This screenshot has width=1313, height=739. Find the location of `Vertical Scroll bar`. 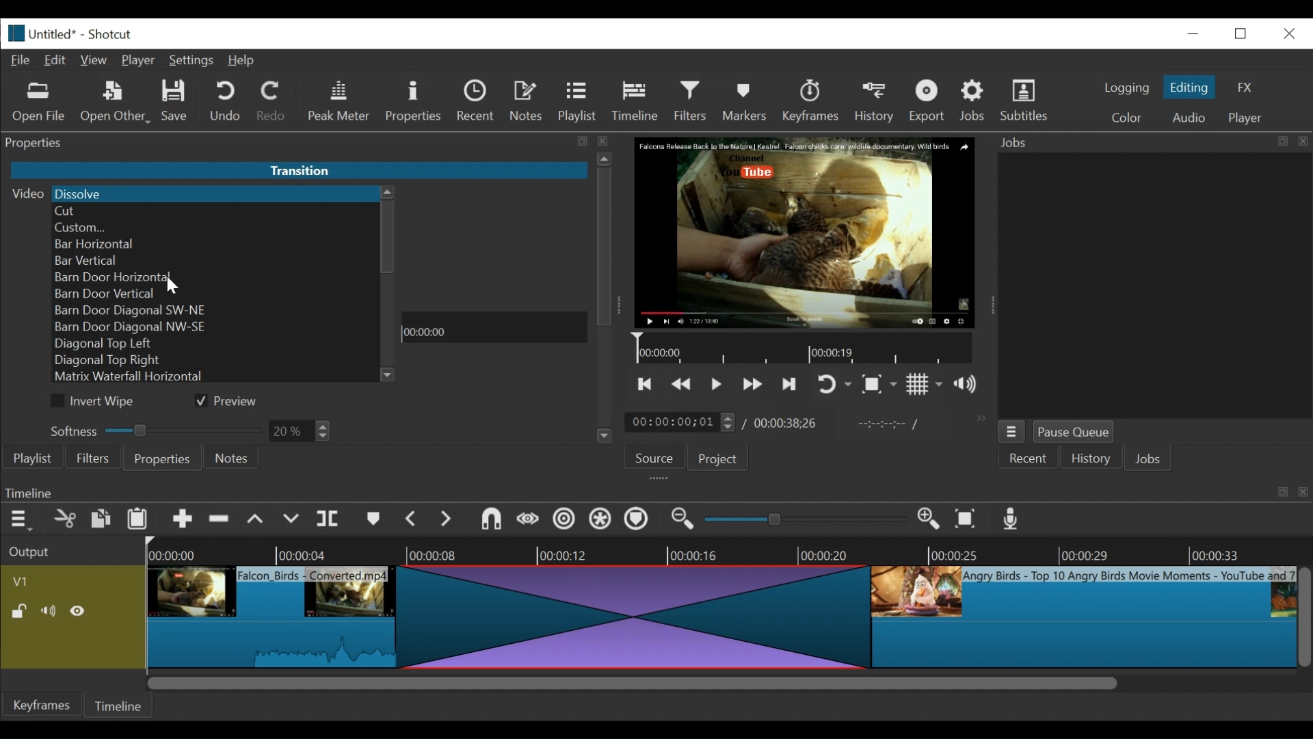

Vertical Scroll bar is located at coordinates (388, 237).